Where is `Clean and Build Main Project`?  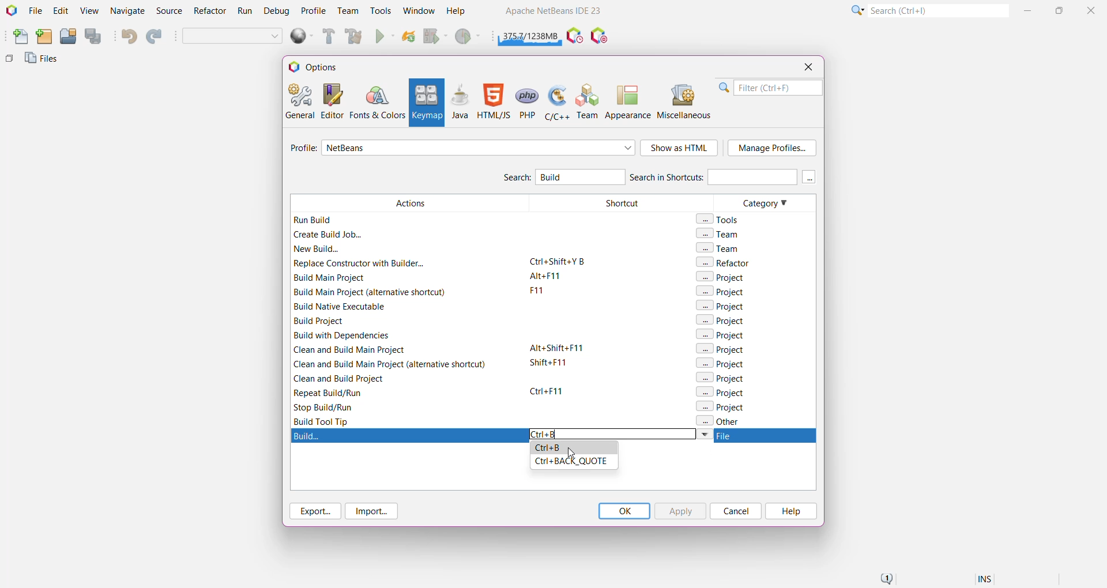 Clean and Build Main Project is located at coordinates (356, 37).